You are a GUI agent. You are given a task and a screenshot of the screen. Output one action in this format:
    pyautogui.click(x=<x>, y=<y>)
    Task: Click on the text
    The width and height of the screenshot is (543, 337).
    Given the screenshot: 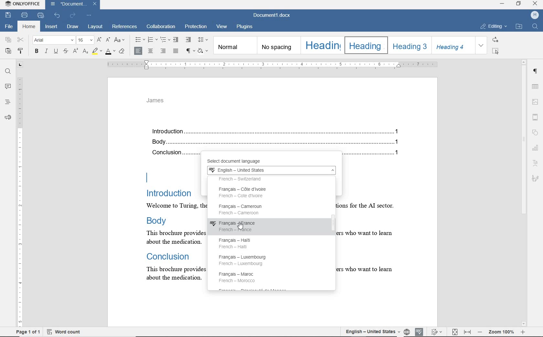 What is the action you would take?
    pyautogui.click(x=374, y=213)
    